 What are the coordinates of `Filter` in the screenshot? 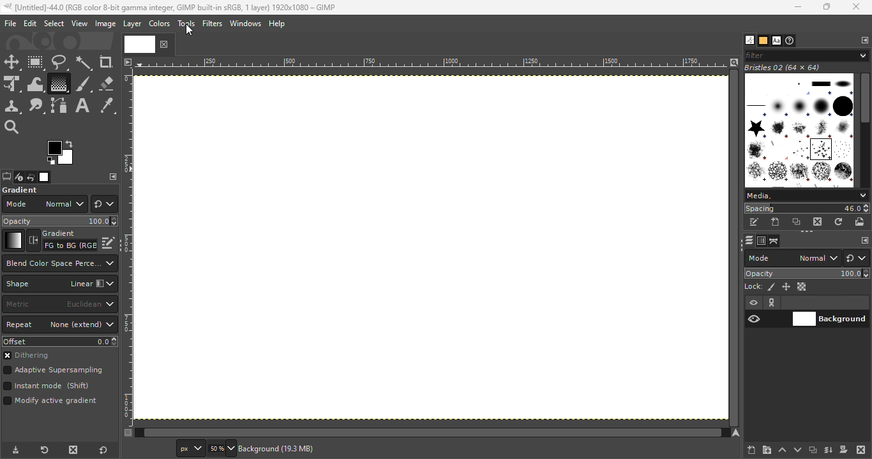 It's located at (807, 55).